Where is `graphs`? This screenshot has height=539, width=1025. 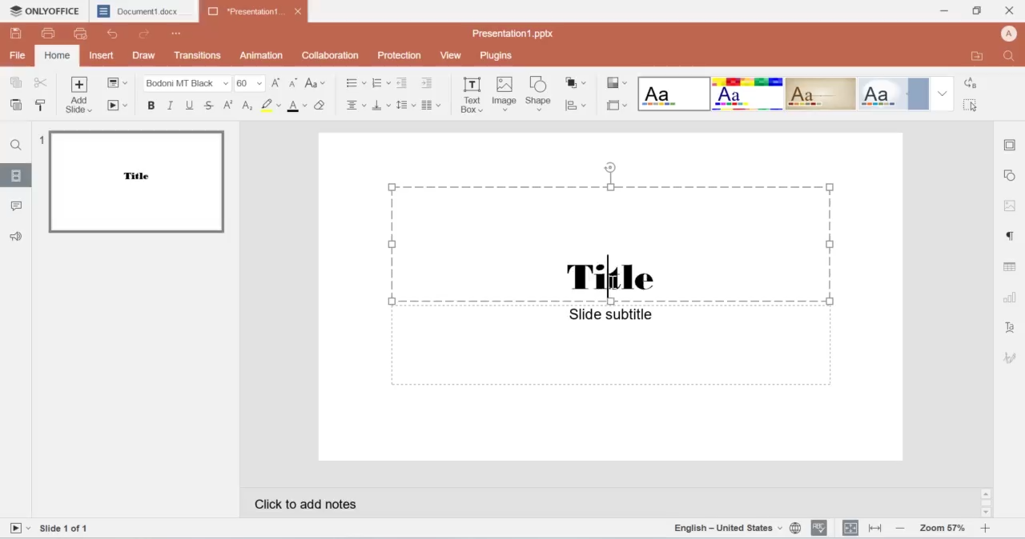 graphs is located at coordinates (578, 107).